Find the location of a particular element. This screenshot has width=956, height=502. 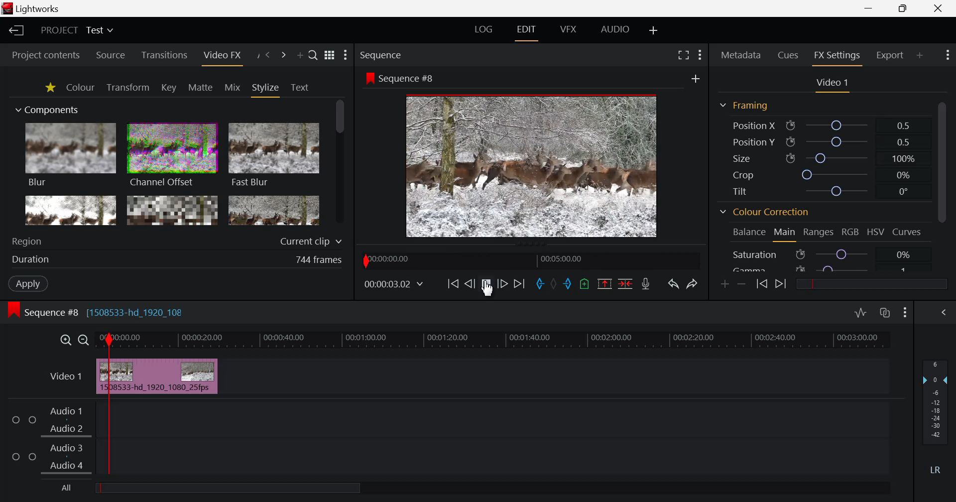

Previous Panel is located at coordinates (268, 55).